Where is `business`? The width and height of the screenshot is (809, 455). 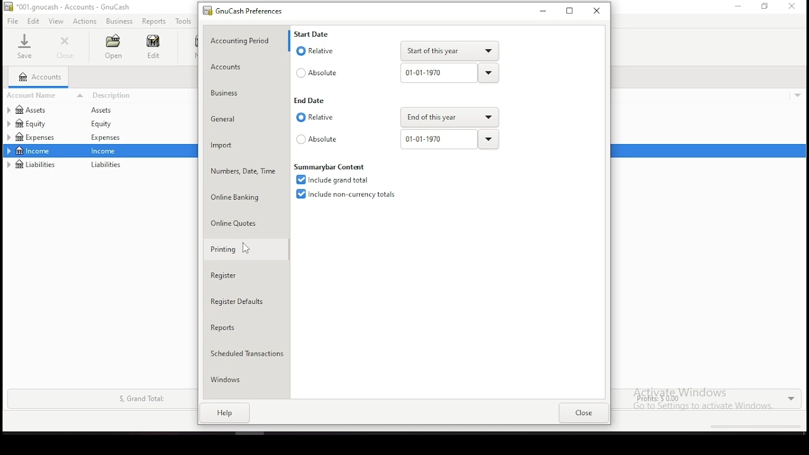 business is located at coordinates (119, 21).